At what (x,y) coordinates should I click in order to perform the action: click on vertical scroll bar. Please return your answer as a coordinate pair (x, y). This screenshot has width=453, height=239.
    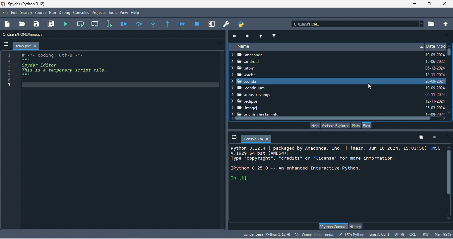
    Looking at the image, I should click on (450, 57).